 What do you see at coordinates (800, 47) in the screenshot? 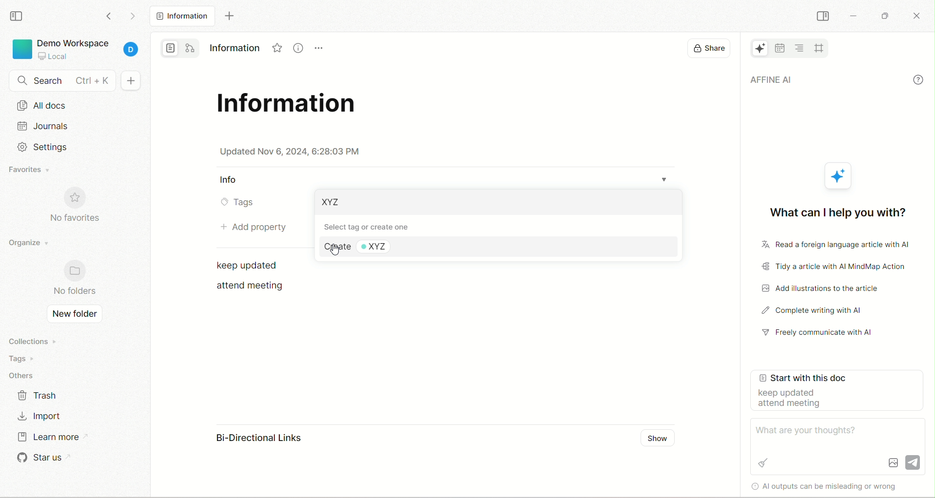
I see `table of content` at bounding box center [800, 47].